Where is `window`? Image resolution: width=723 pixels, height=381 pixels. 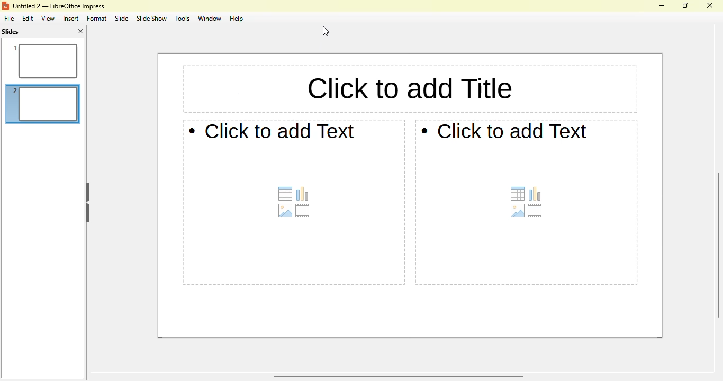 window is located at coordinates (209, 19).